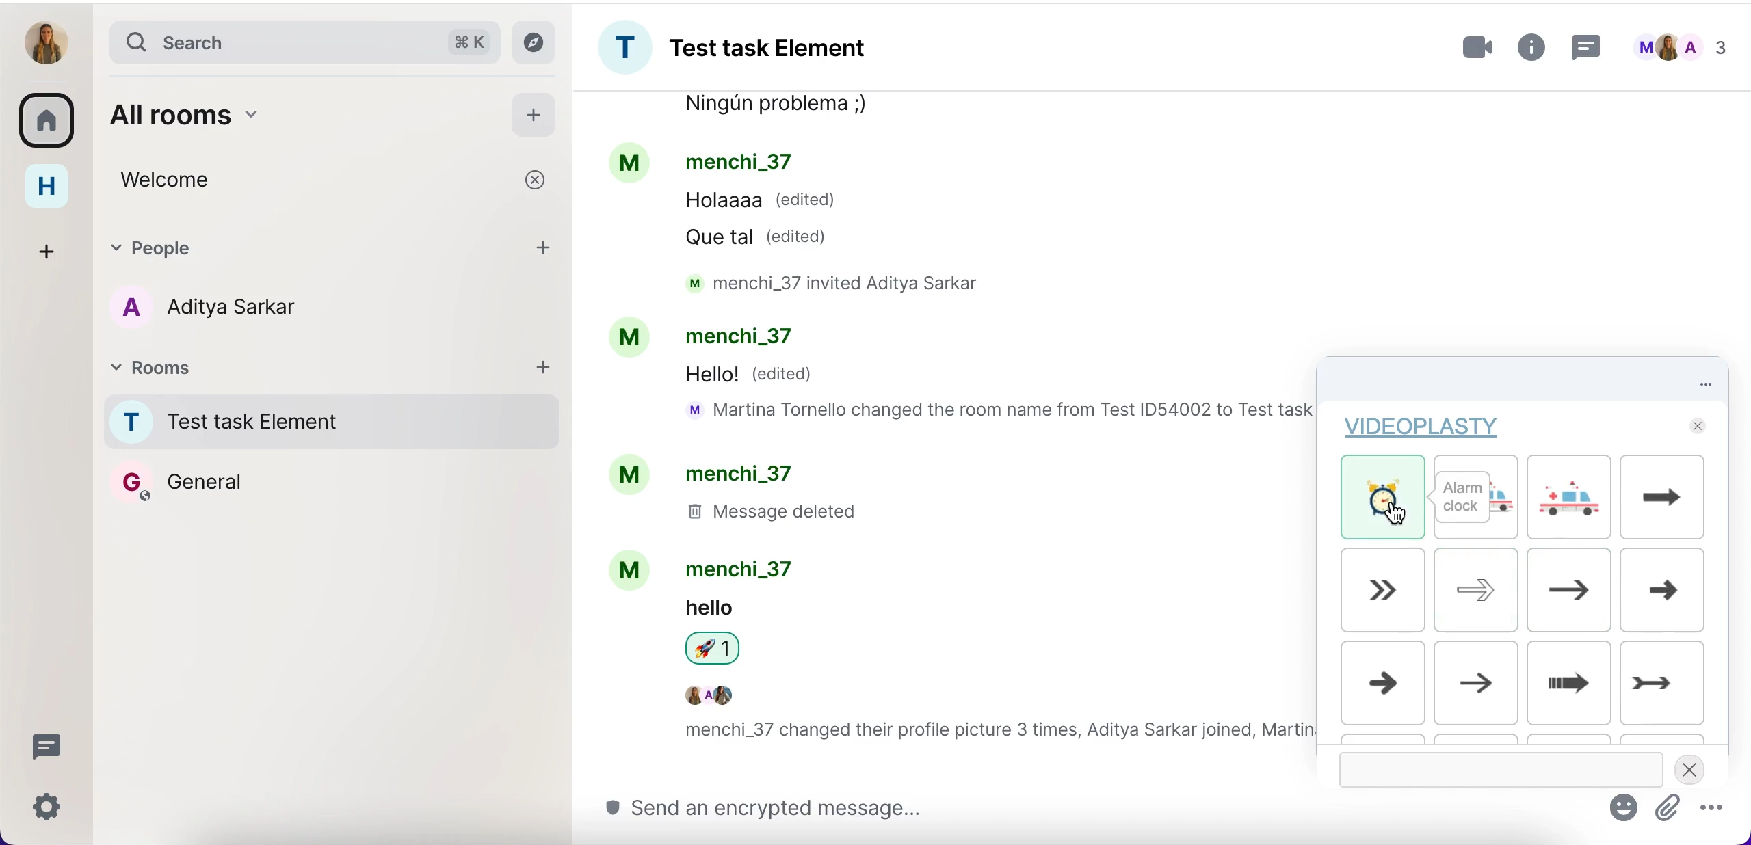  Describe the element at coordinates (1568, 498) in the screenshot. I see `gif3` at that location.